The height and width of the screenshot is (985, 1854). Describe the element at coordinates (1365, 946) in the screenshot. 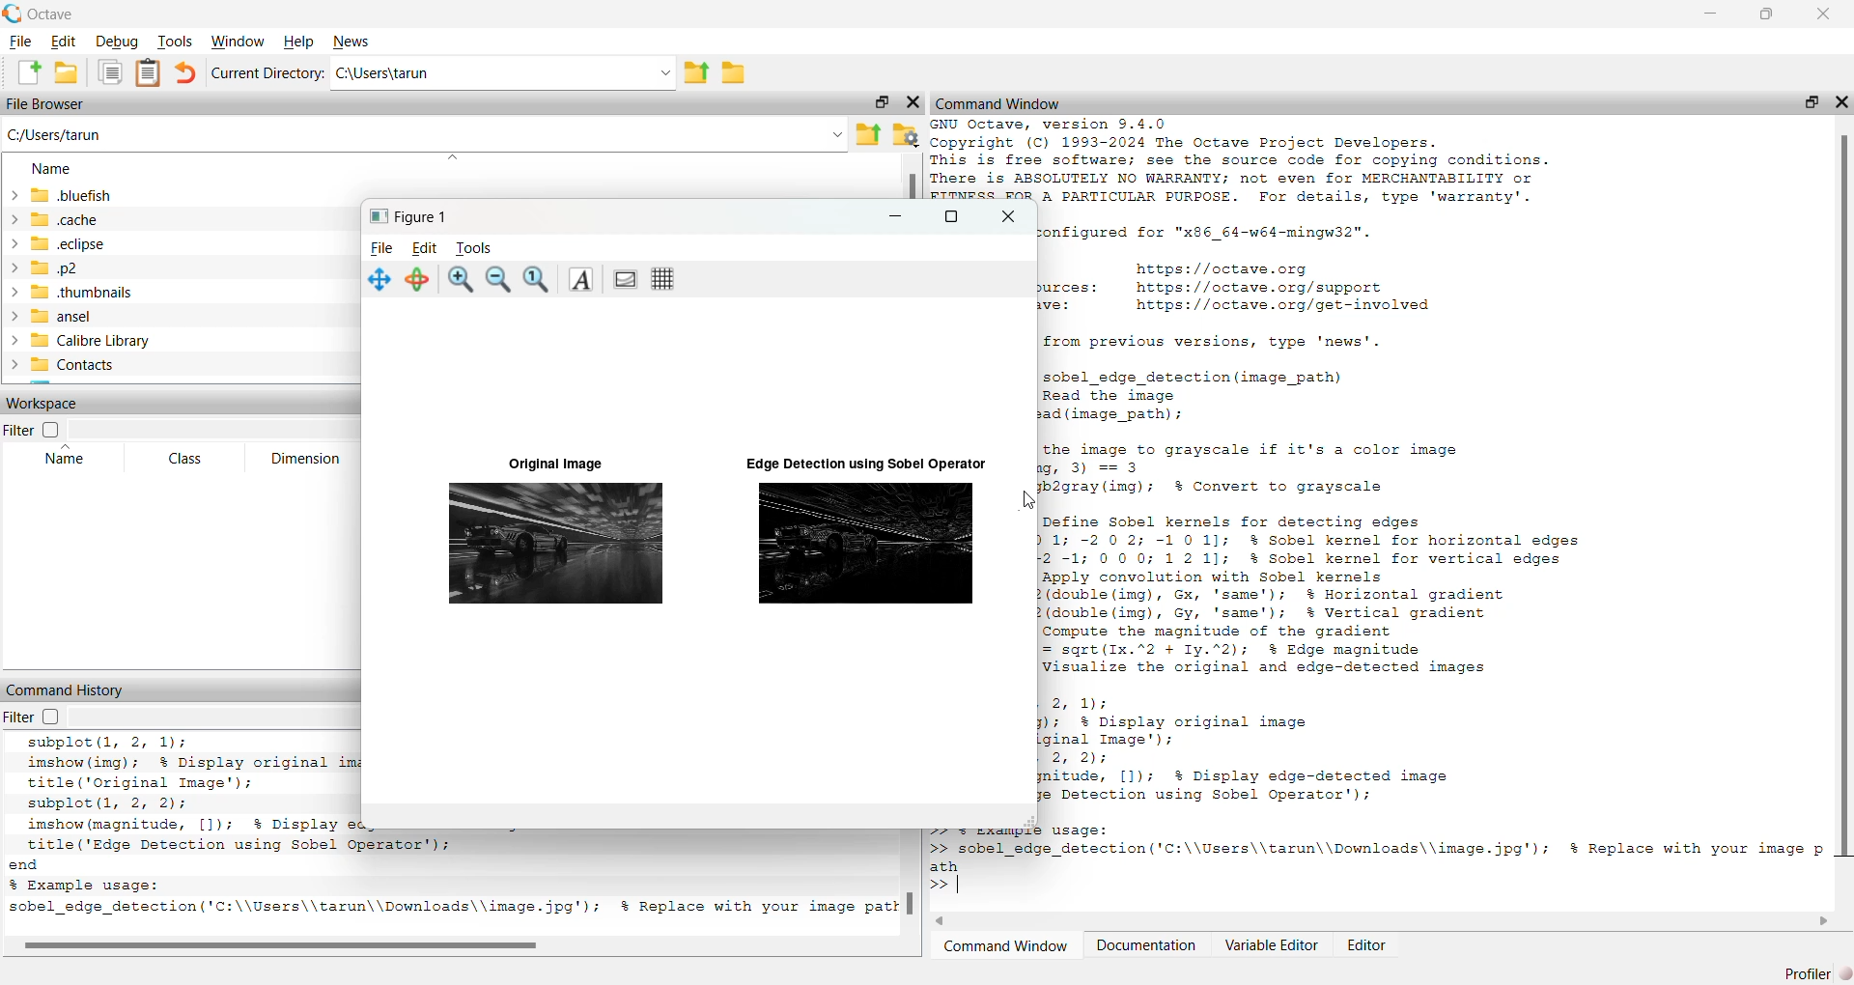

I see `editor` at that location.